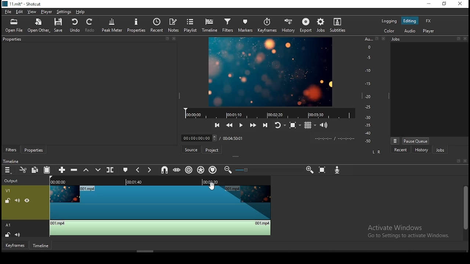  Describe the element at coordinates (11, 149) in the screenshot. I see `filters` at that location.